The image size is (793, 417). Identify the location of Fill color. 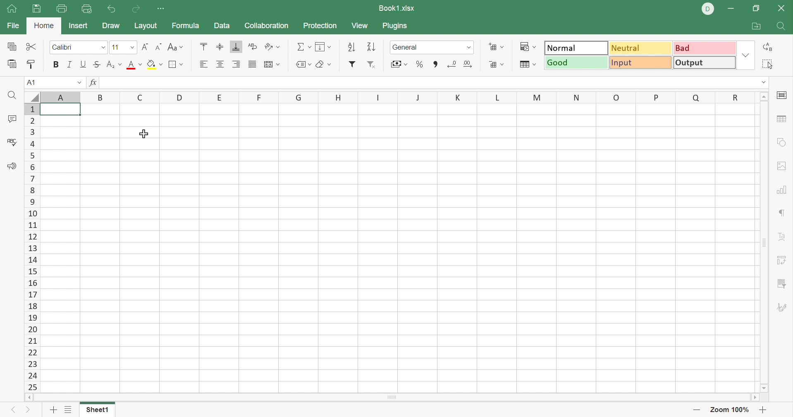
(155, 65).